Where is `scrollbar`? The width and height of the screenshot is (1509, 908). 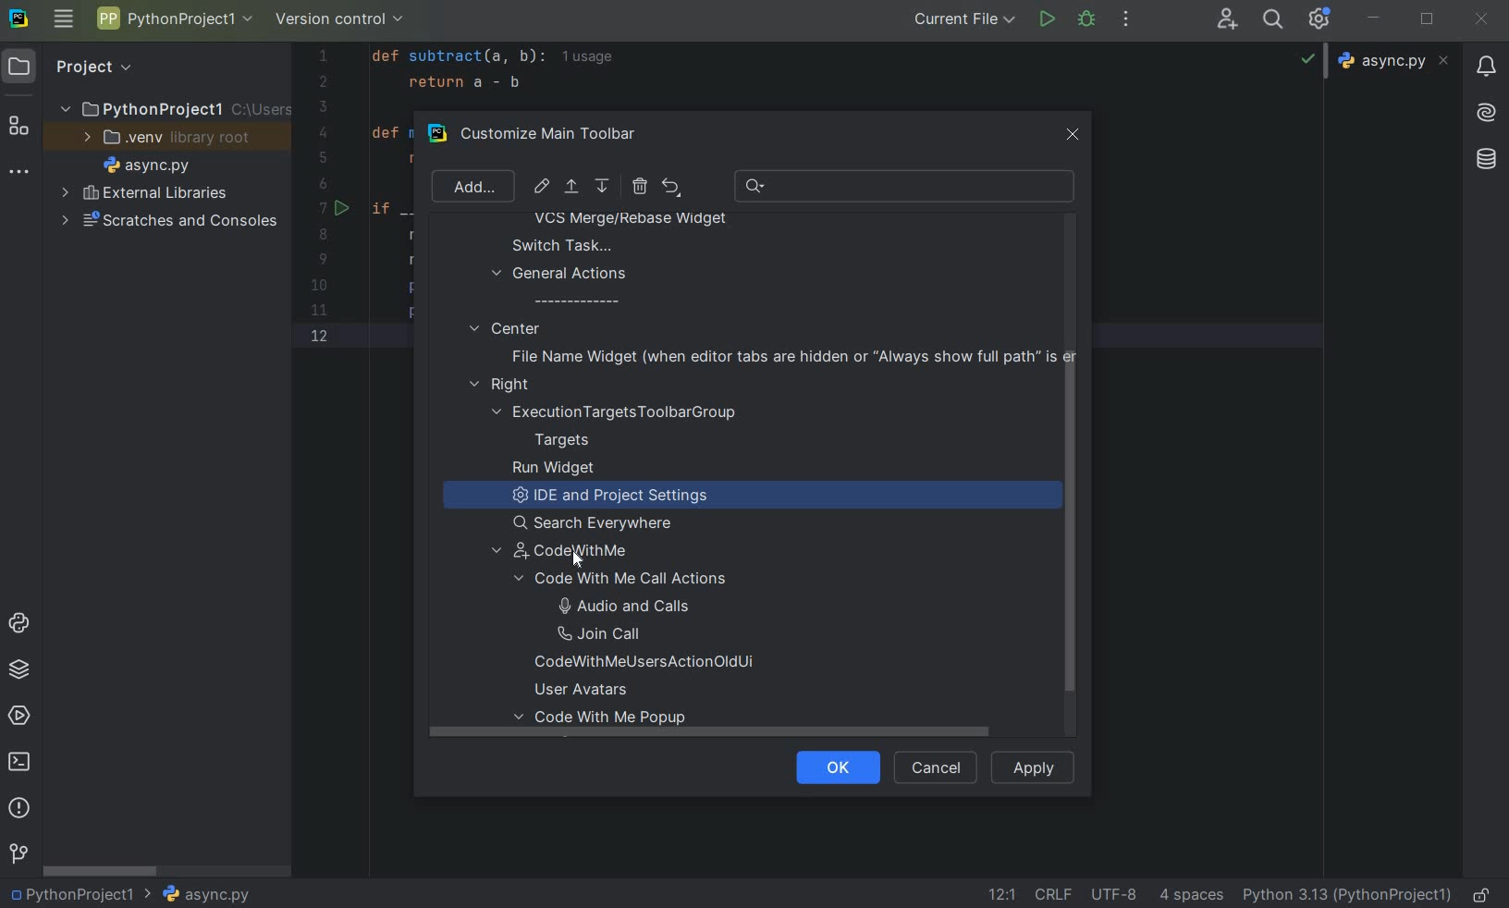
scrollbar is located at coordinates (1067, 537).